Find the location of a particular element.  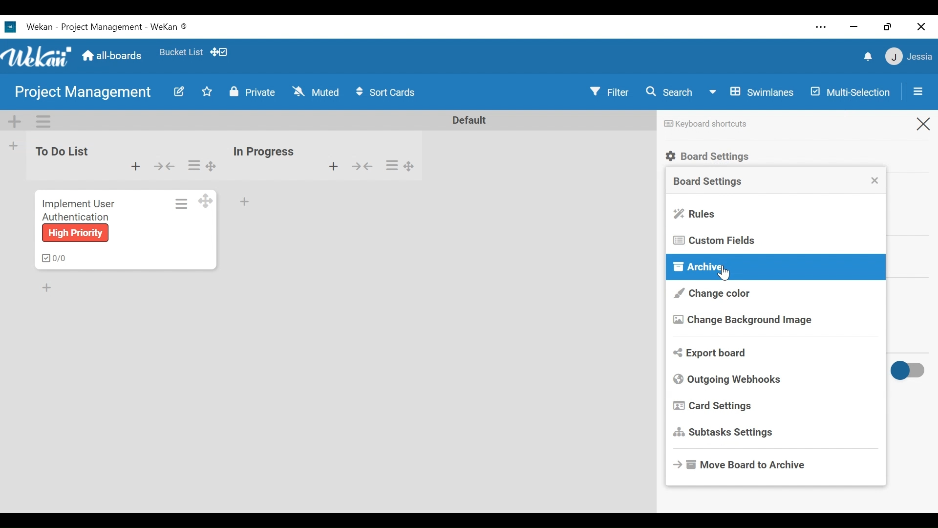

Desktop Drag handles is located at coordinates (205, 201).